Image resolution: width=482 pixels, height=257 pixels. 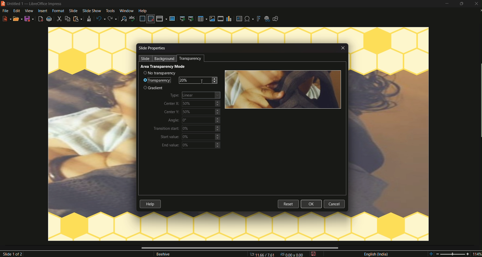 I want to click on area transparency mode, so click(x=163, y=67).